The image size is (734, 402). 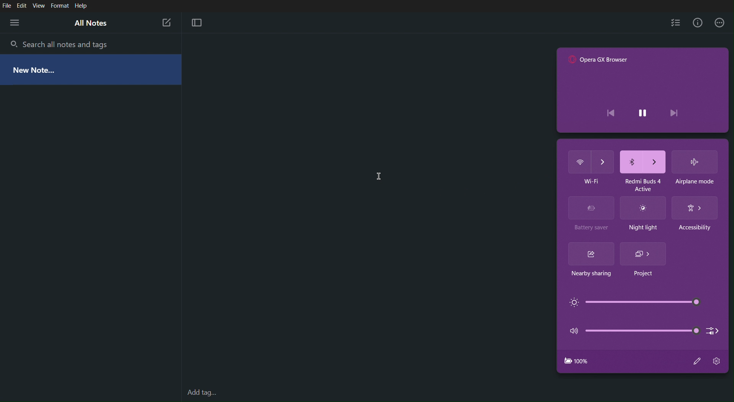 What do you see at coordinates (696, 23) in the screenshot?
I see `Info` at bounding box center [696, 23].